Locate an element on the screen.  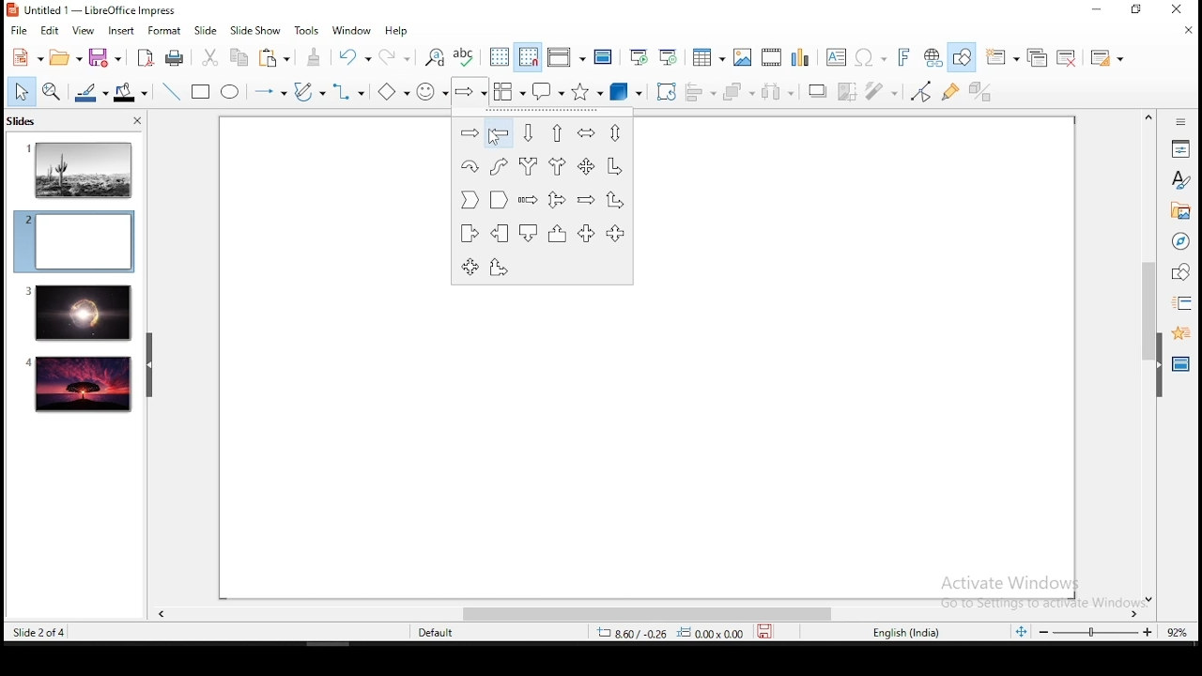
styles is located at coordinates (1180, 179).